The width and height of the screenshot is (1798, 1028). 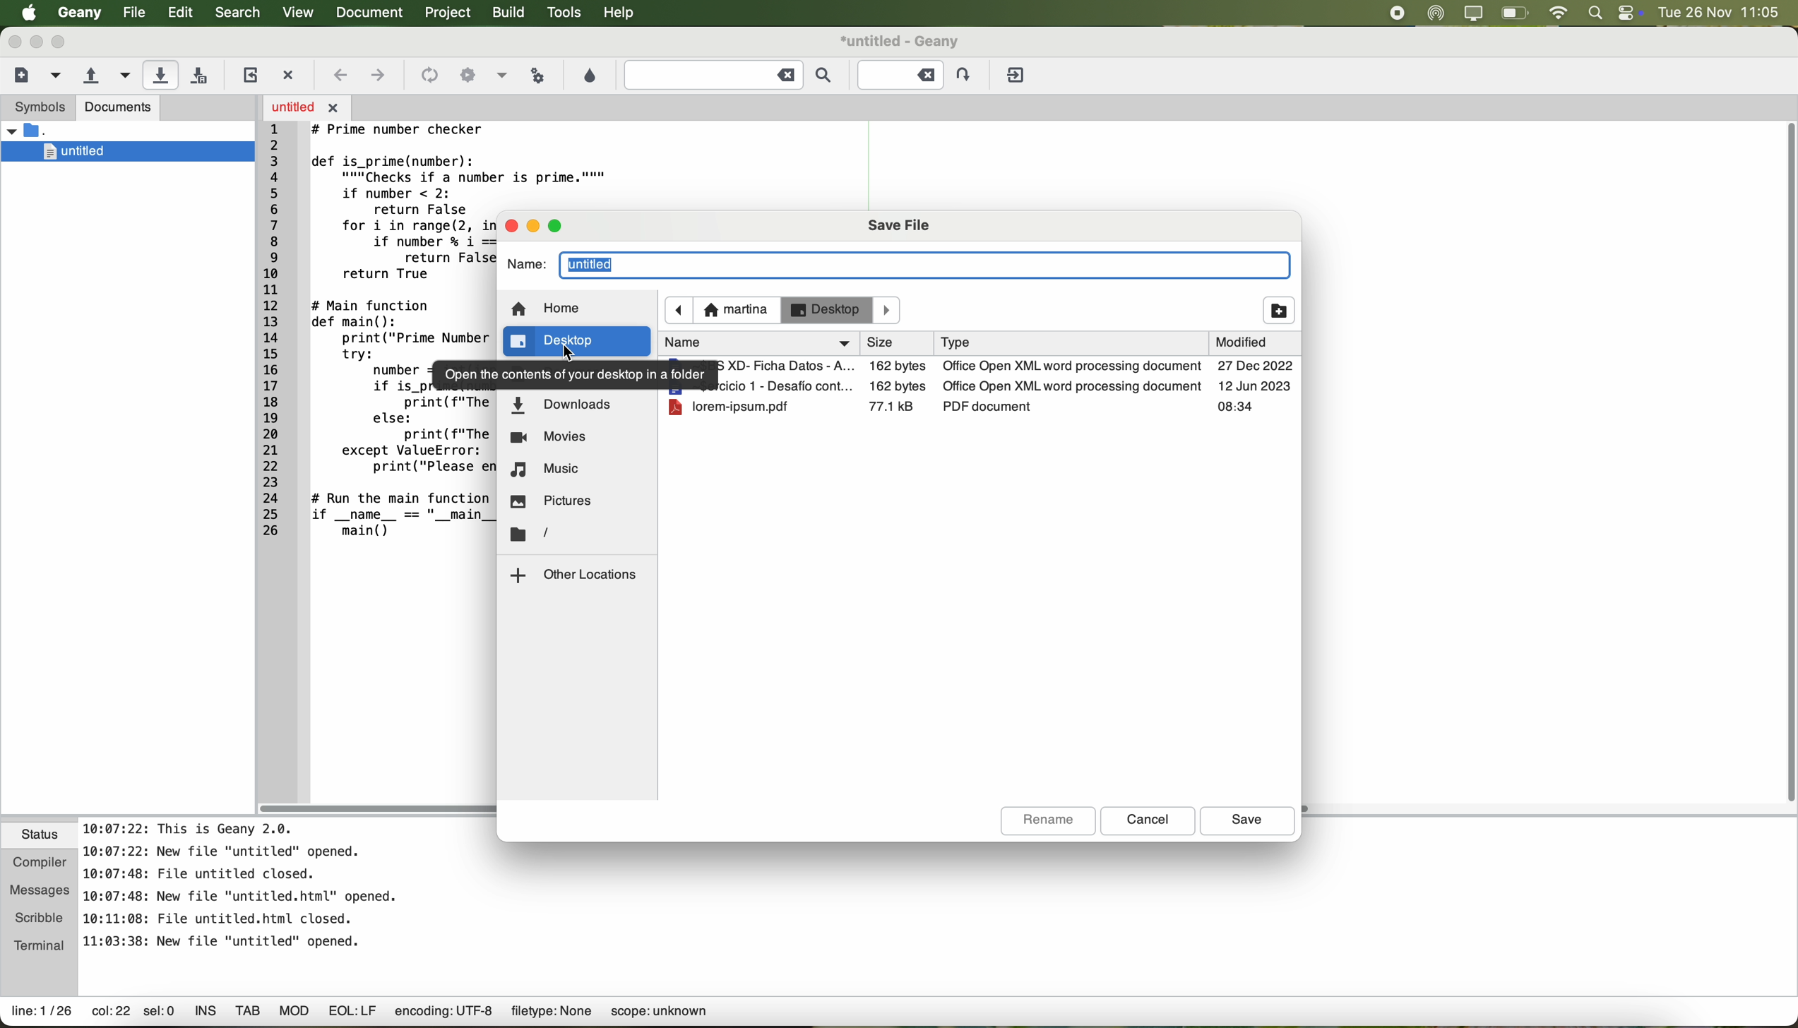 What do you see at coordinates (1262, 344) in the screenshot?
I see `modified` at bounding box center [1262, 344].